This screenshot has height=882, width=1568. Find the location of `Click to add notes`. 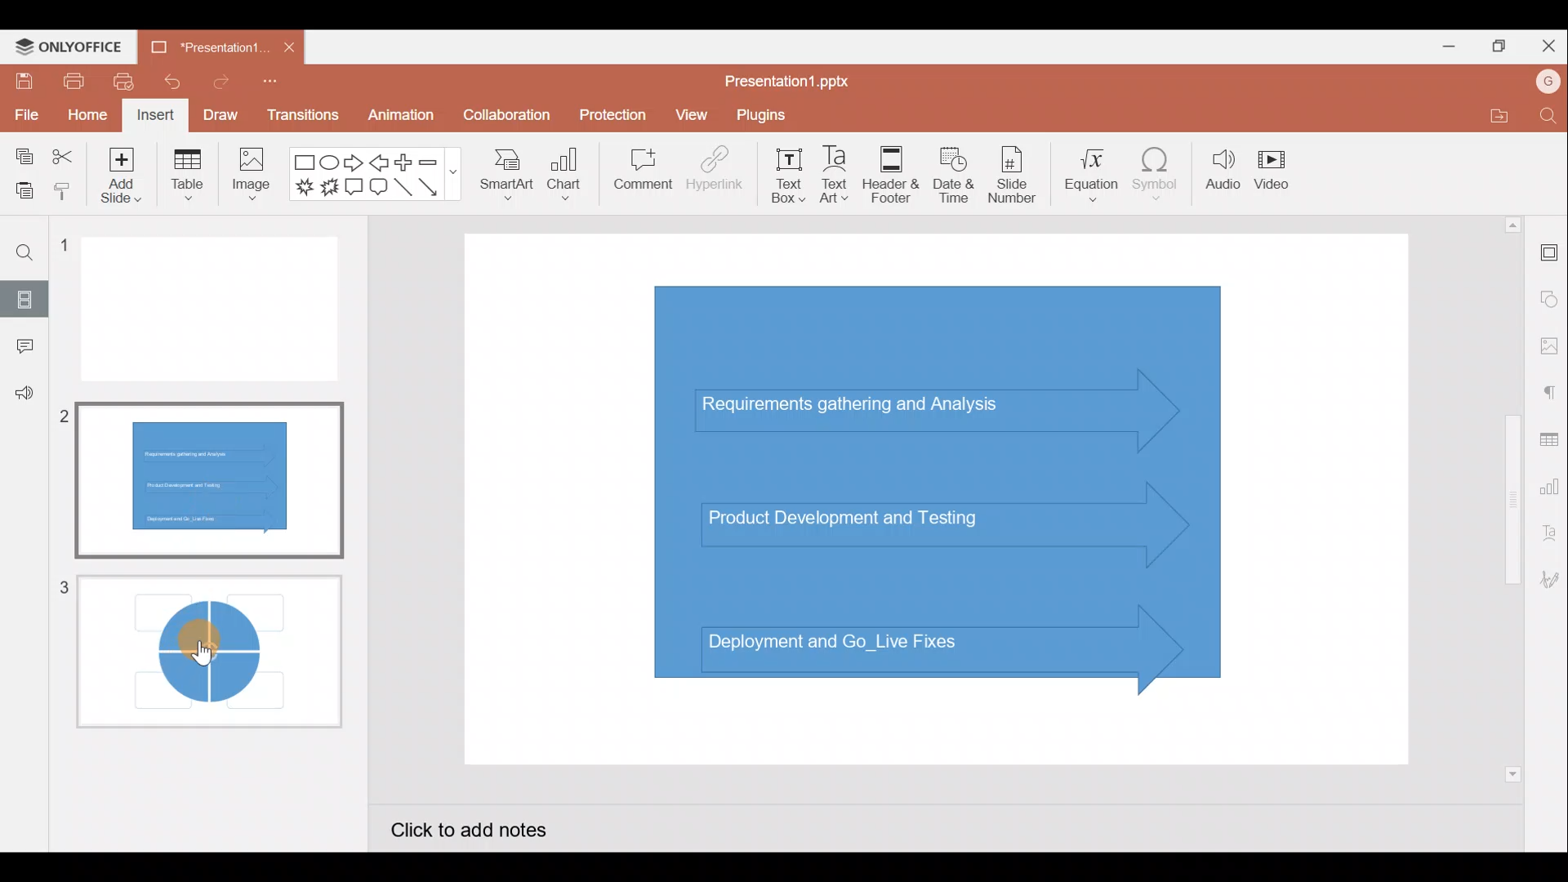

Click to add notes is located at coordinates (484, 826).